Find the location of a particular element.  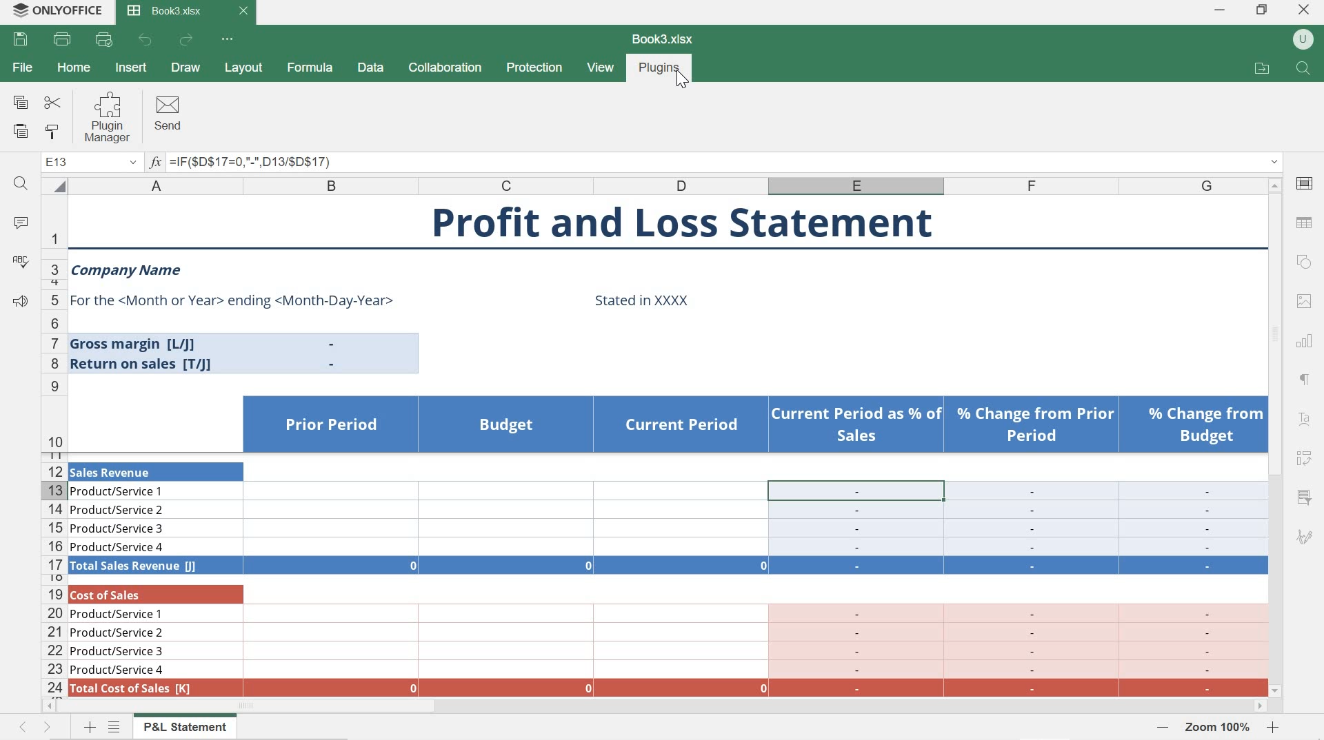

quick print is located at coordinates (104, 40).